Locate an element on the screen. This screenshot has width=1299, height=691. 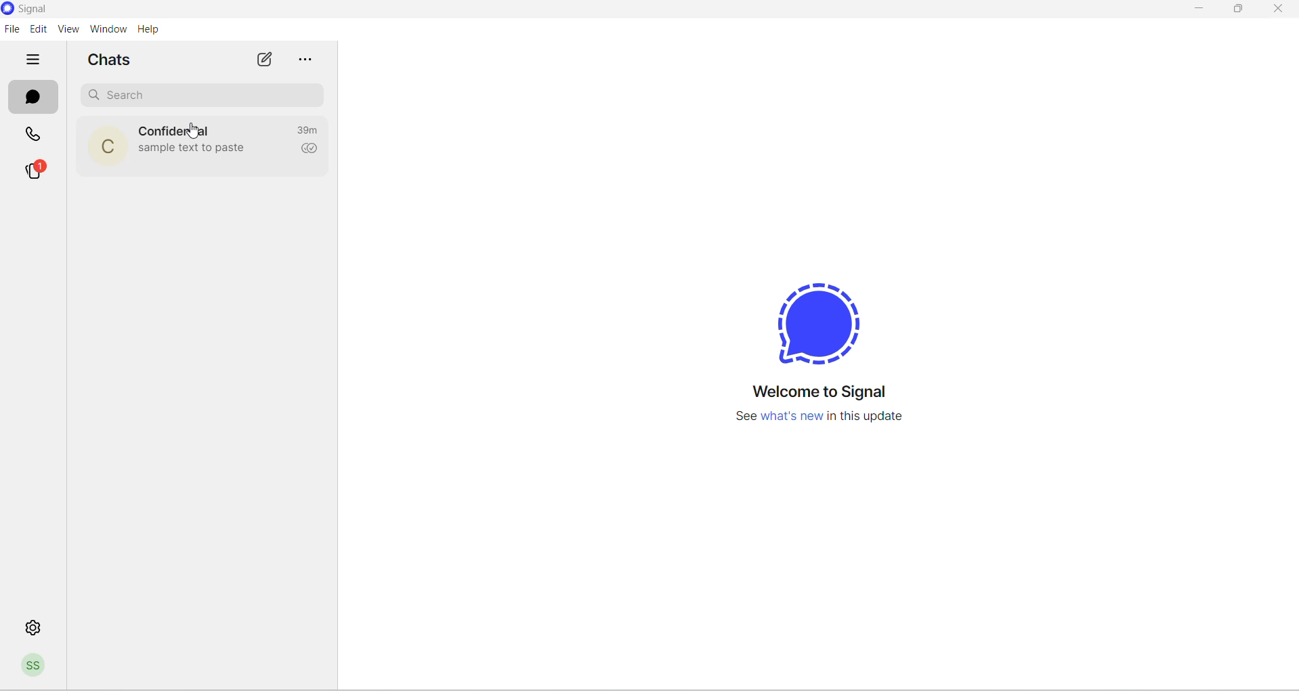
application name and logo is located at coordinates (37, 9).